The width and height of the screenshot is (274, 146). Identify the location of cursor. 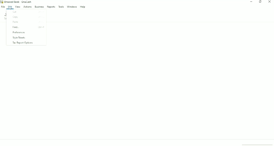
(10, 8).